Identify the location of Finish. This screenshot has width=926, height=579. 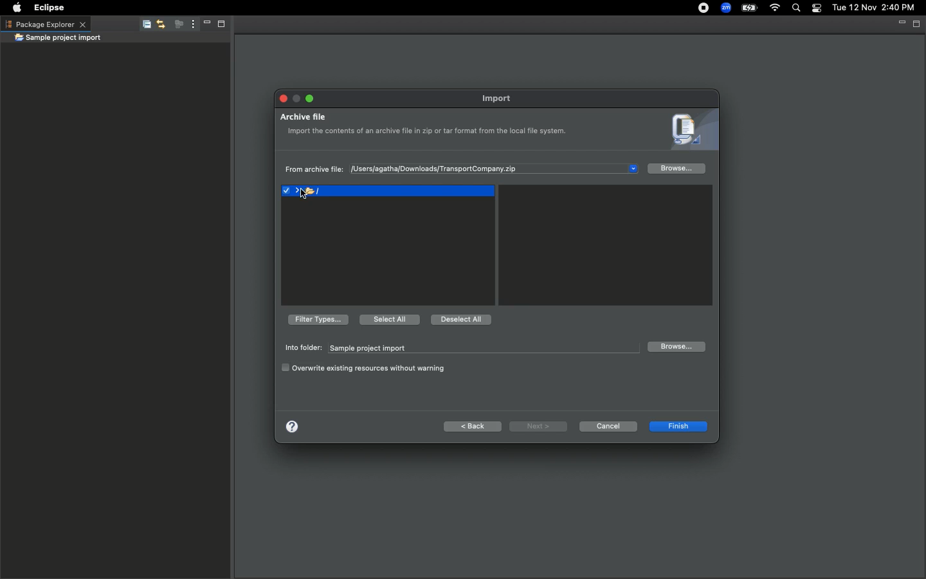
(677, 428).